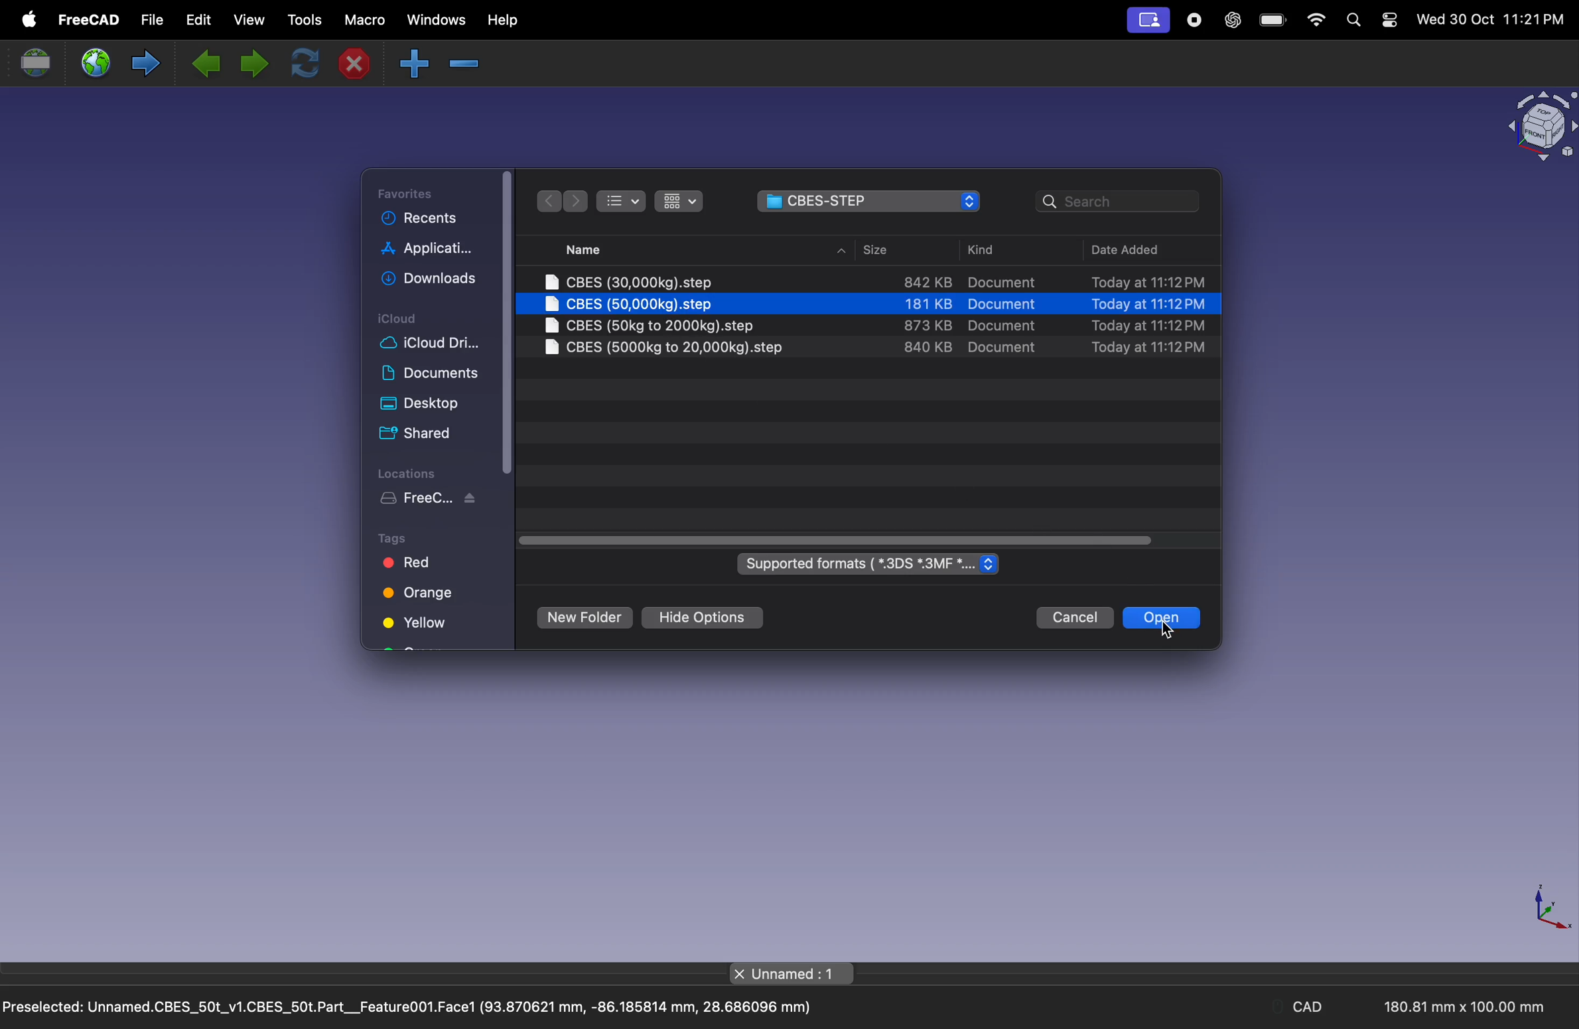  I want to click on name, so click(639, 248).